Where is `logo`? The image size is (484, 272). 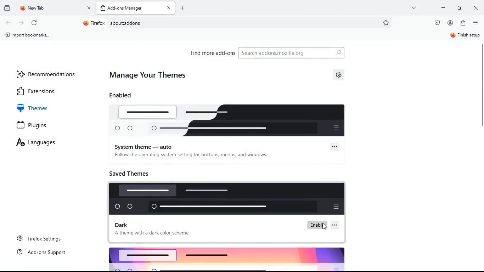
logo is located at coordinates (227, 199).